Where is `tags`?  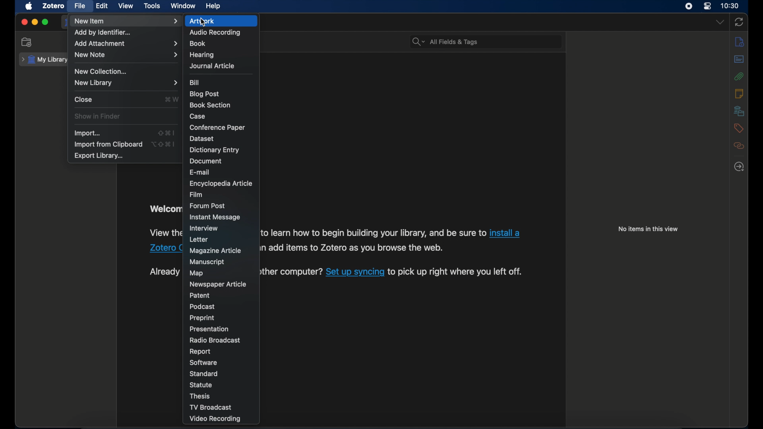
tags is located at coordinates (738, 128).